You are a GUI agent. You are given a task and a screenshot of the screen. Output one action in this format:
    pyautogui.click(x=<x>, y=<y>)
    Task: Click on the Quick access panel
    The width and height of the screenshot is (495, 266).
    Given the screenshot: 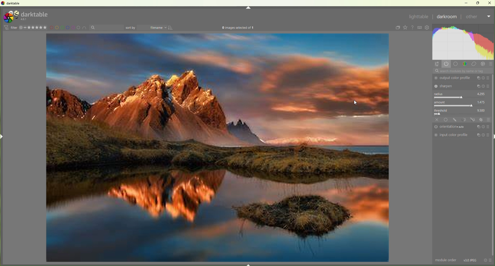 What is the action you would take?
    pyautogui.click(x=437, y=64)
    